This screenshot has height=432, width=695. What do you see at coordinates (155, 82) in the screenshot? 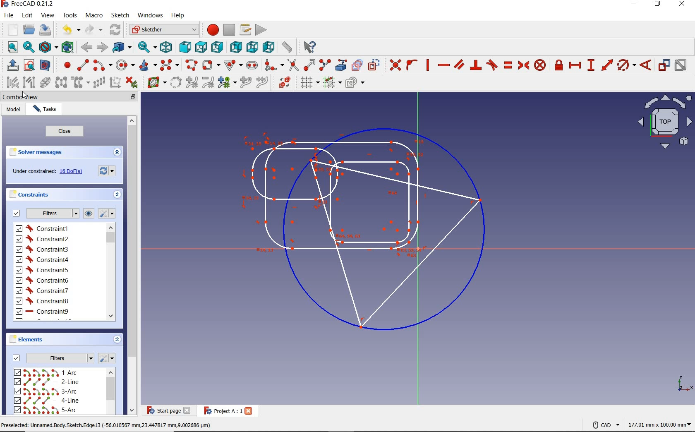
I see `show/hide b-spline information layer` at bounding box center [155, 82].